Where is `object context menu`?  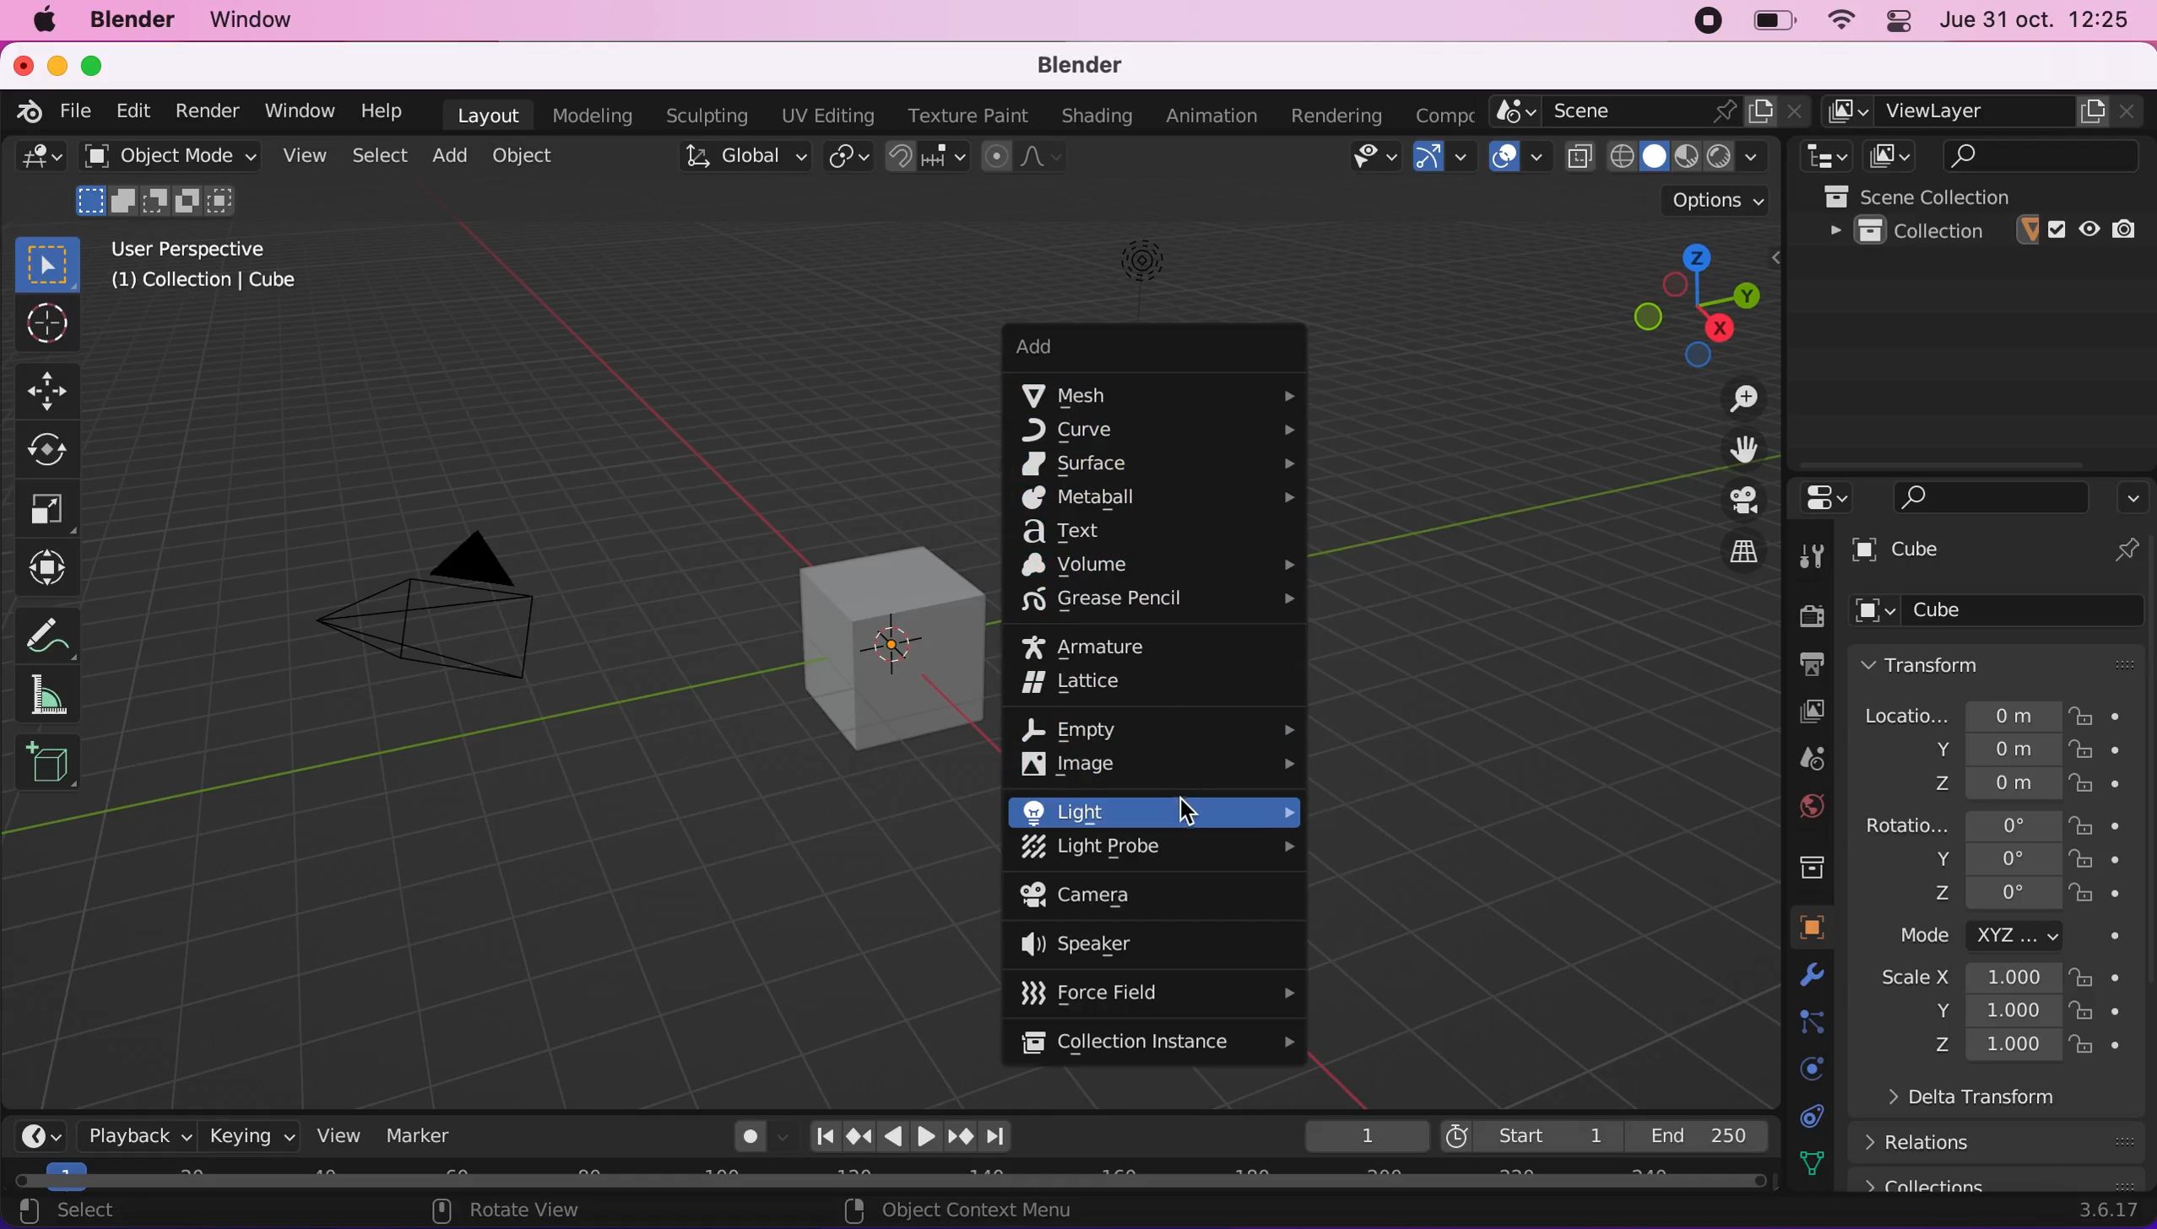 object context menu is located at coordinates (951, 1210).